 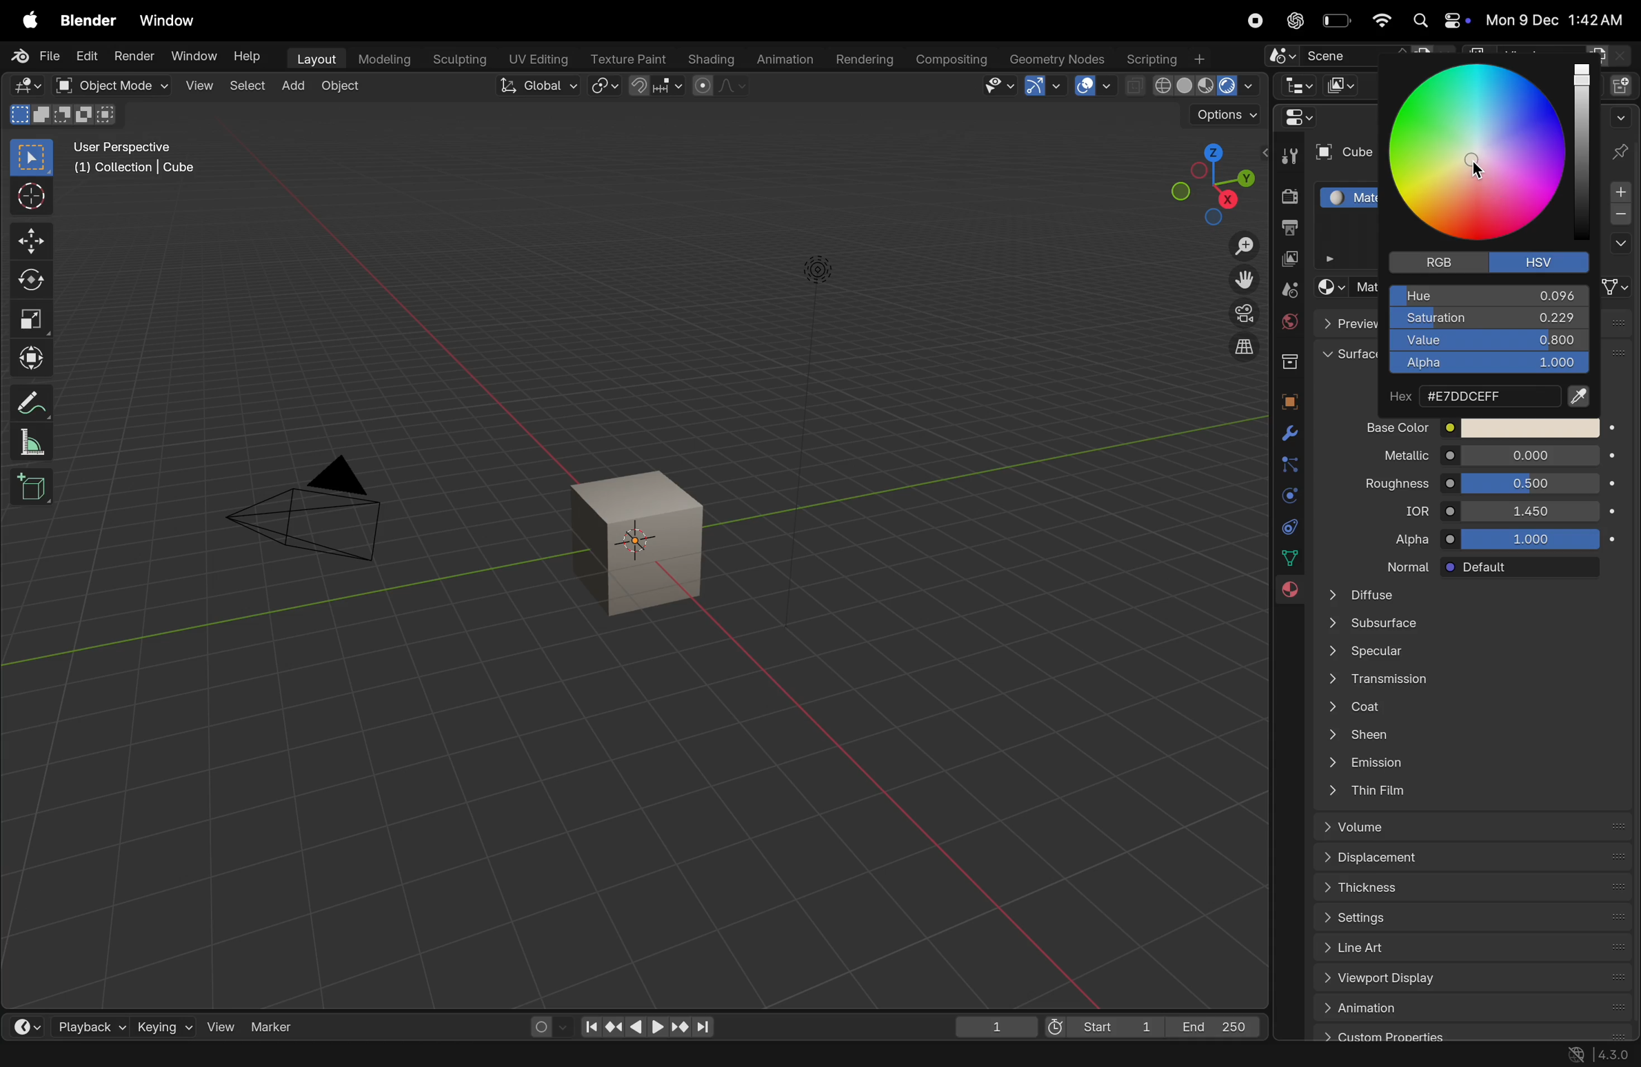 What do you see at coordinates (1531, 483) in the screenshot?
I see `0.500` at bounding box center [1531, 483].